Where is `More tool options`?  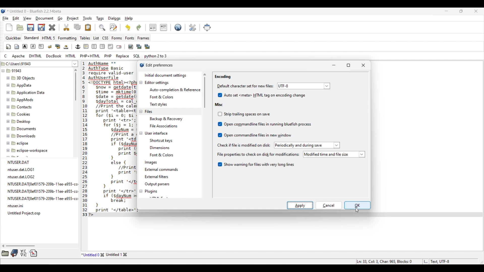 More tool options is located at coordinates (19, 253).